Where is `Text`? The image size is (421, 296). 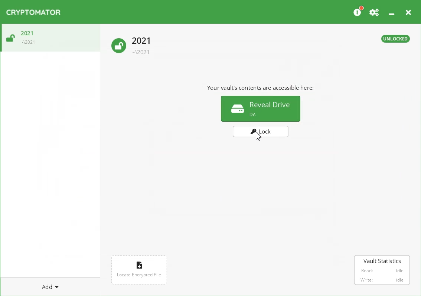
Text is located at coordinates (261, 87).